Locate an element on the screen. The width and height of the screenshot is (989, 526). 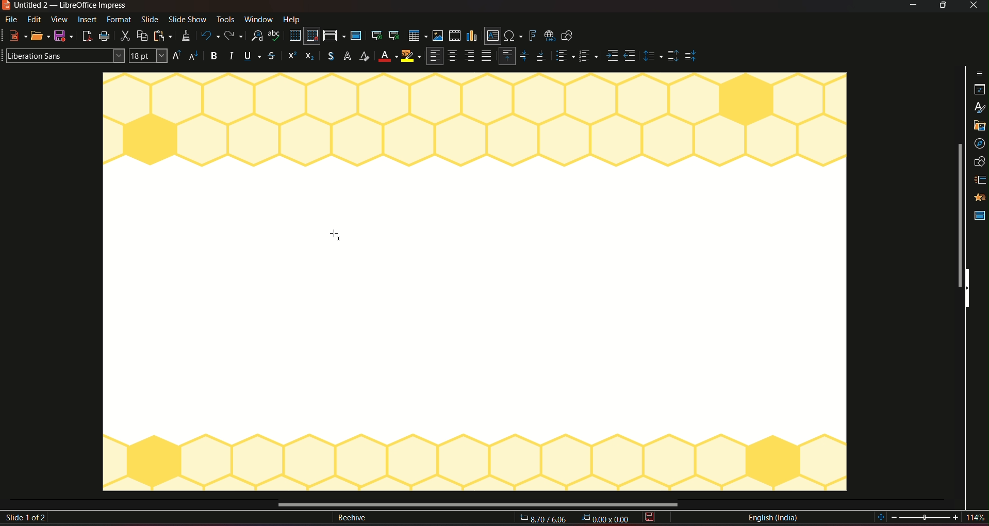
current zoom is located at coordinates (979, 518).